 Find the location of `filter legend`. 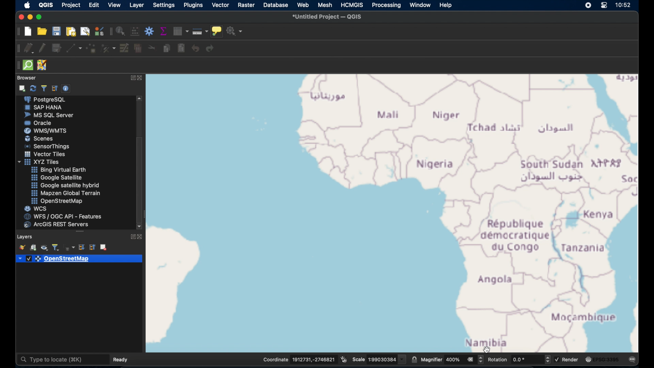

filter legend is located at coordinates (56, 247).